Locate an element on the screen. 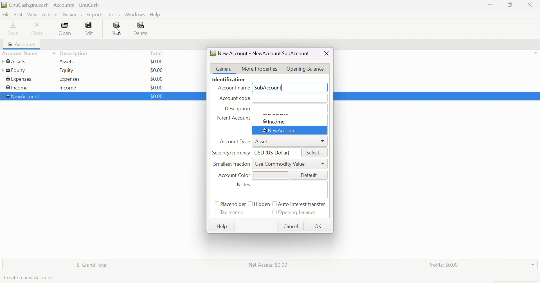 Image resolution: width=540 pixels, height=283 pixels. Equity is located at coordinates (15, 70).